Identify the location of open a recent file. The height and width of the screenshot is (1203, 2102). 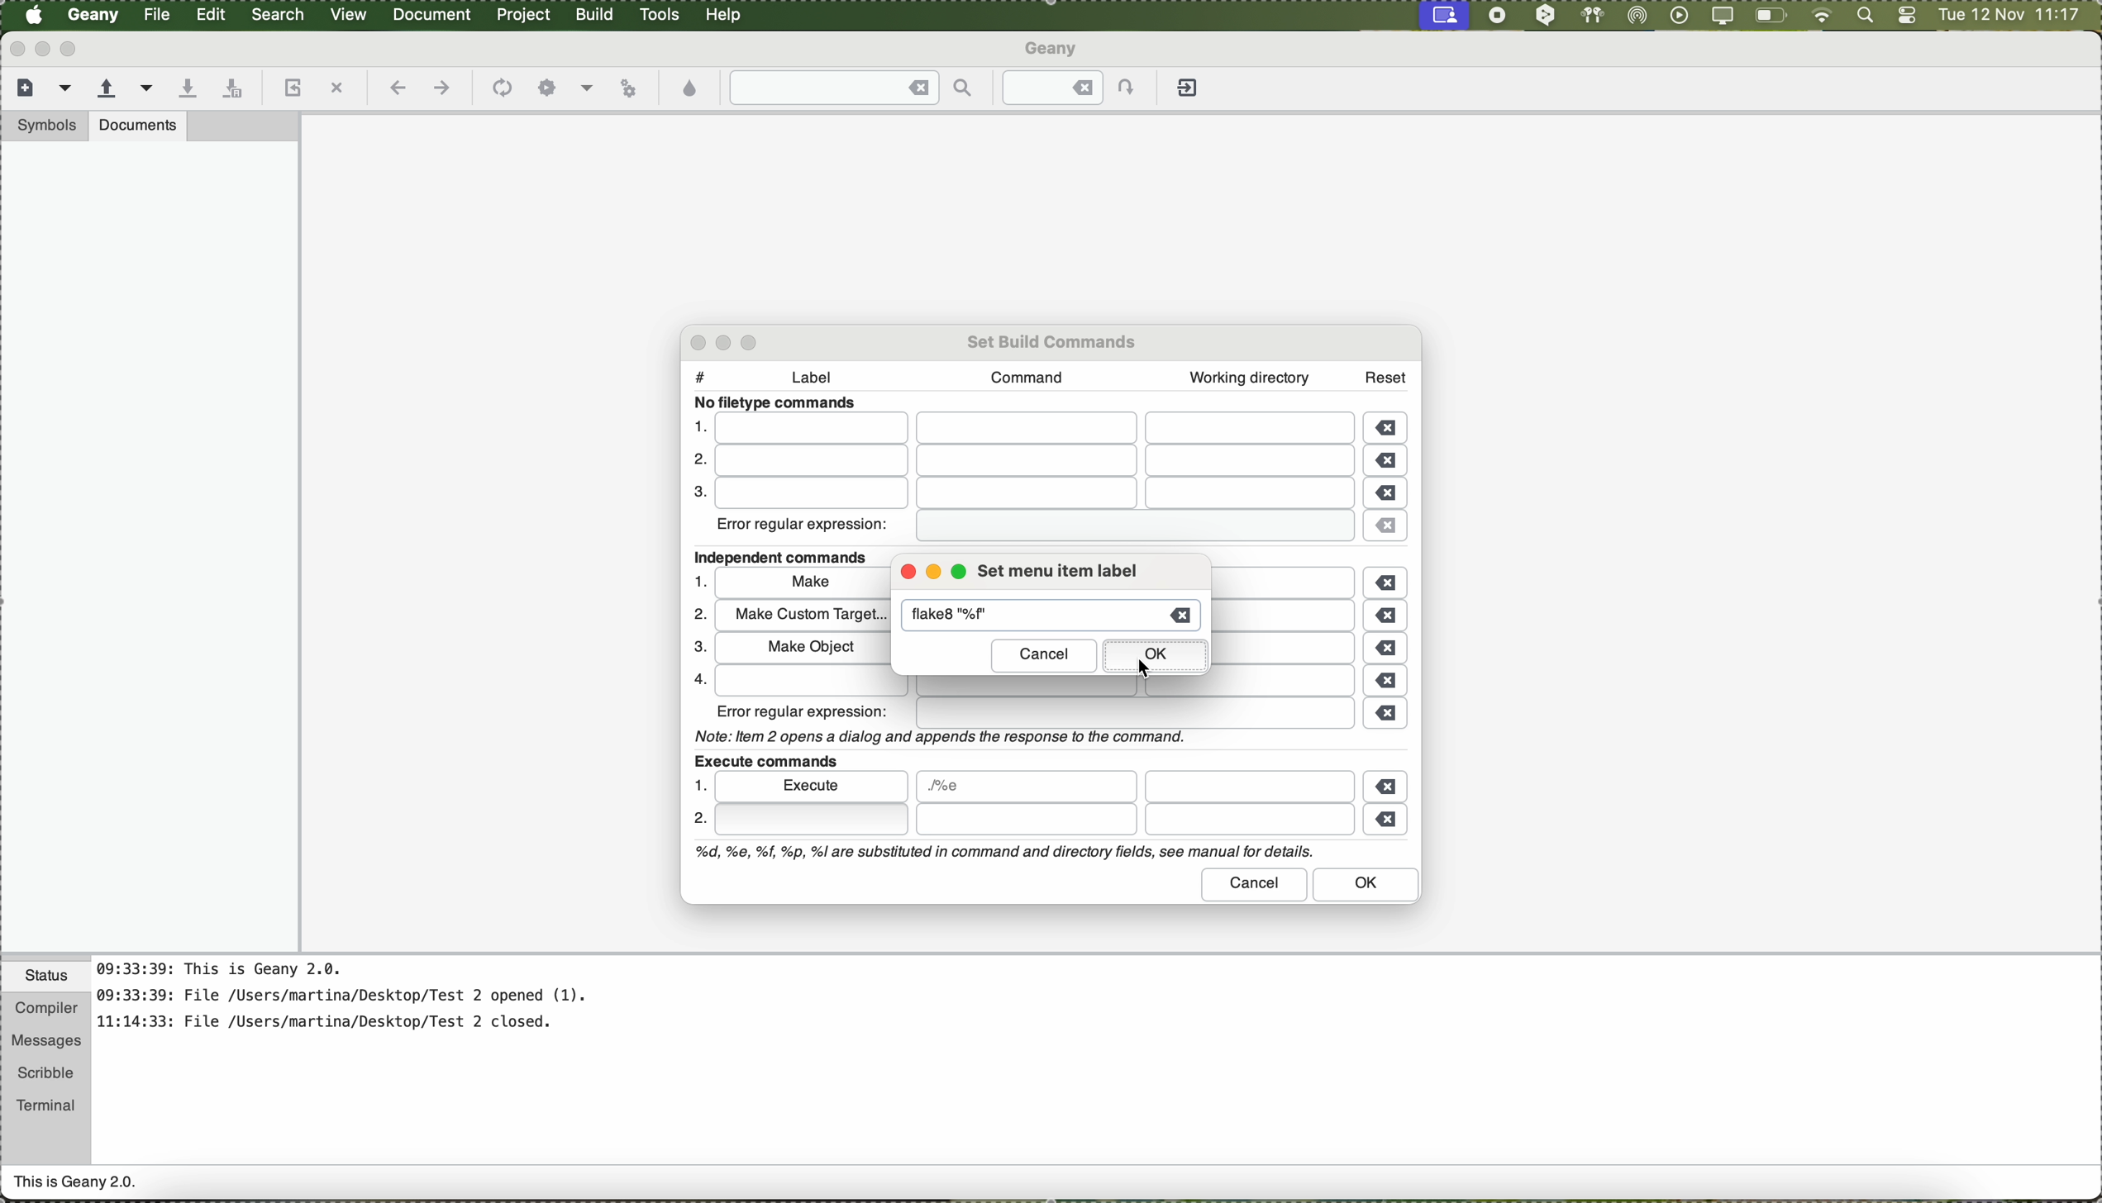
(148, 88).